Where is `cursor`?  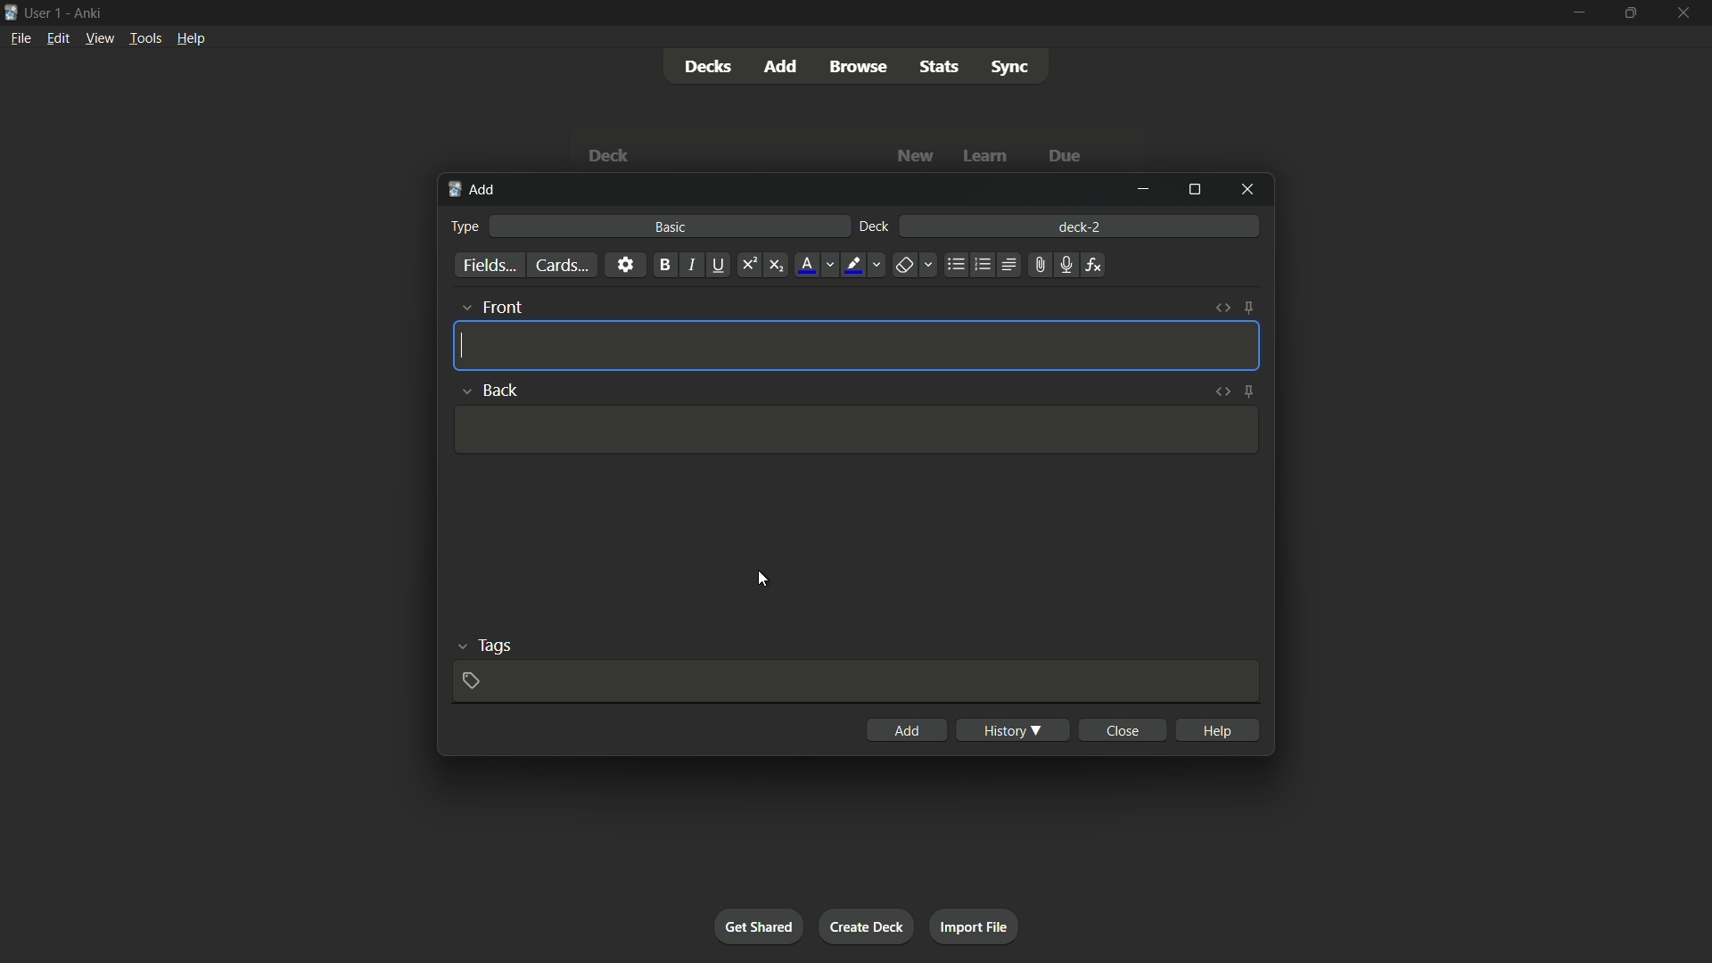
cursor is located at coordinates (763, 581).